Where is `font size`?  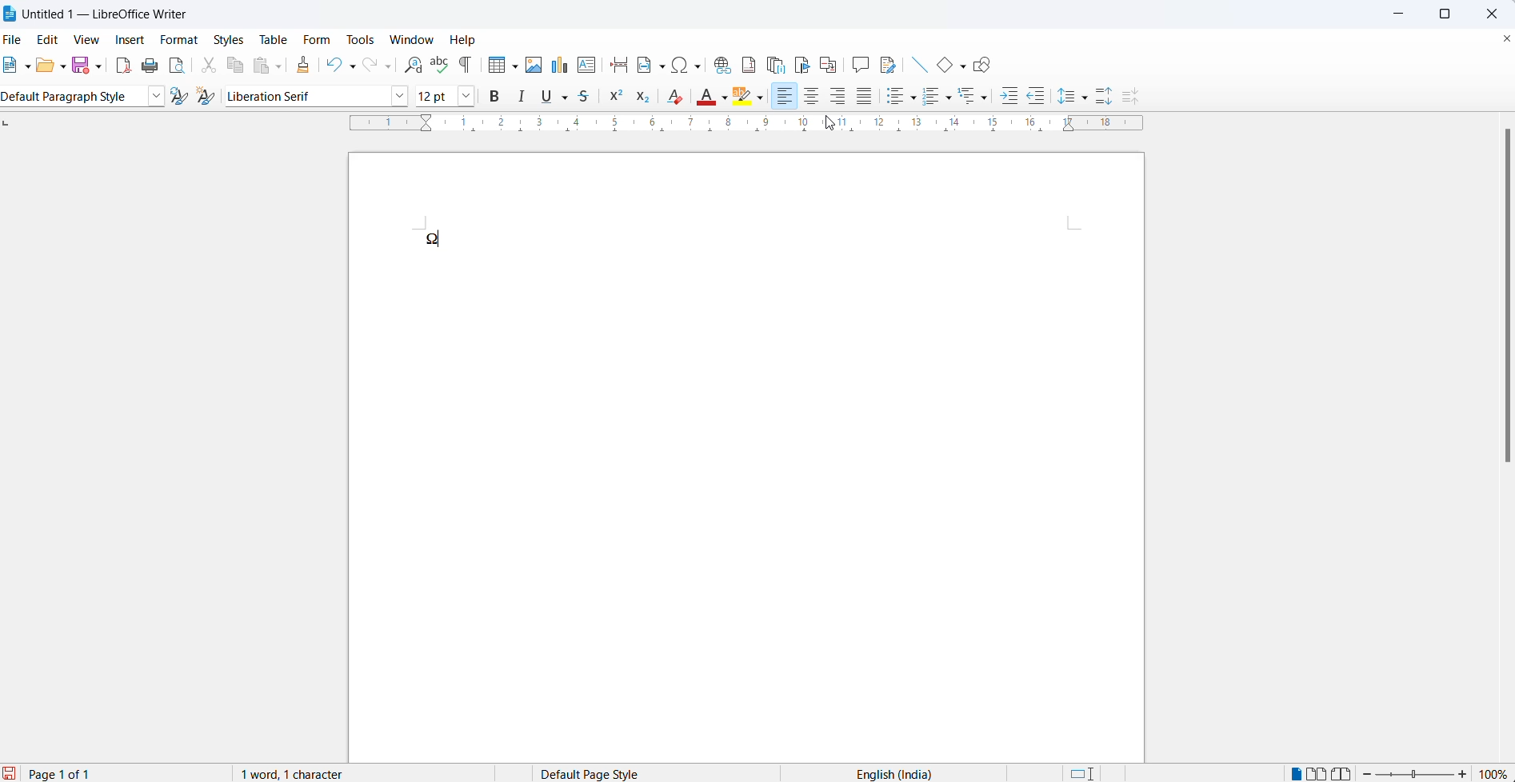 font size is located at coordinates (435, 95).